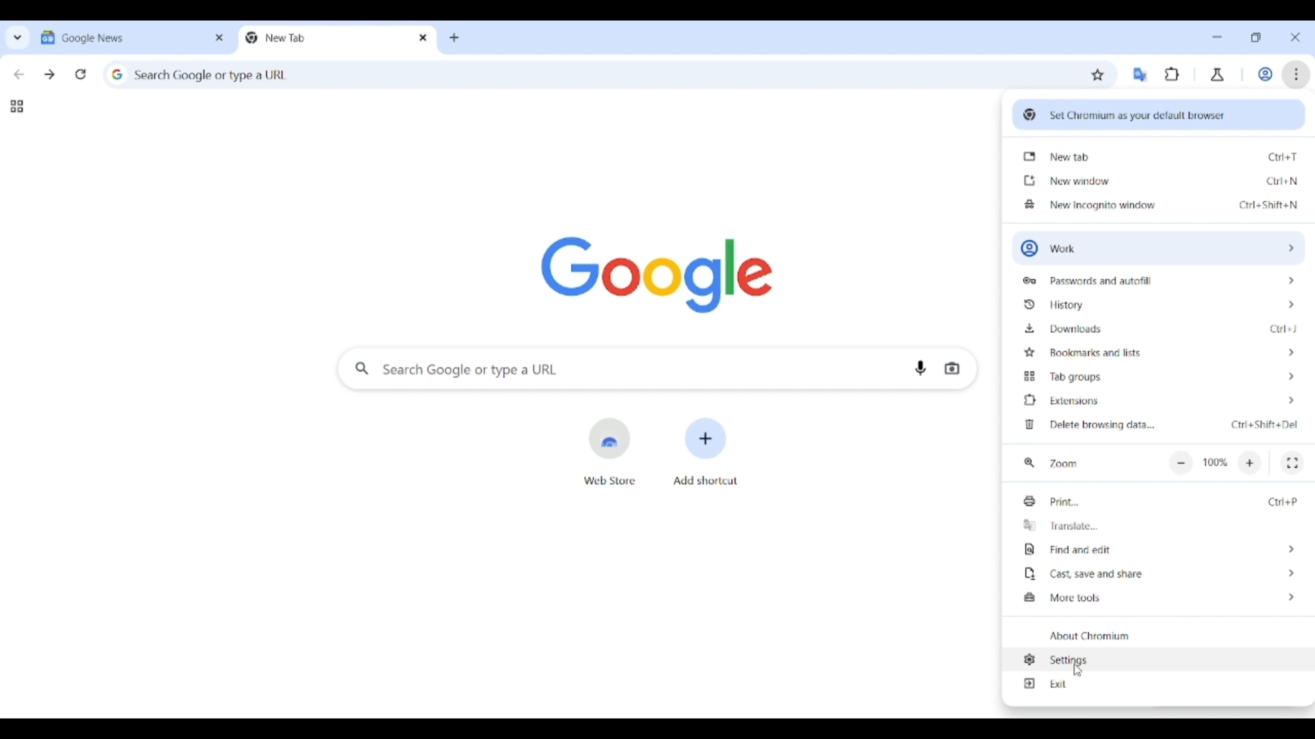  What do you see at coordinates (1157, 660) in the screenshot?
I see `Settings` at bounding box center [1157, 660].